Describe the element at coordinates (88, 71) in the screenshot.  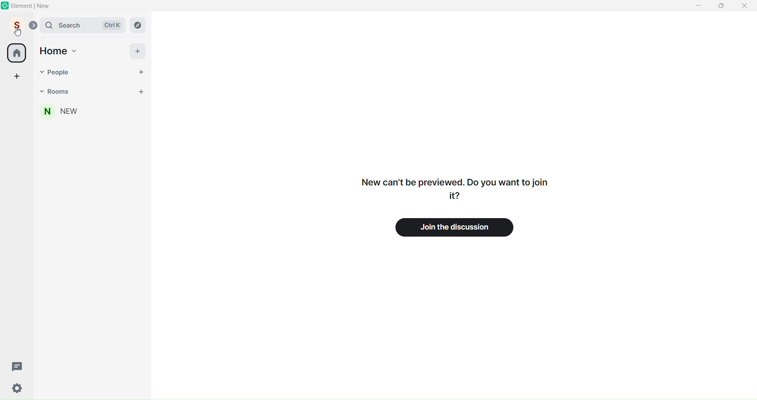
I see `People` at that location.